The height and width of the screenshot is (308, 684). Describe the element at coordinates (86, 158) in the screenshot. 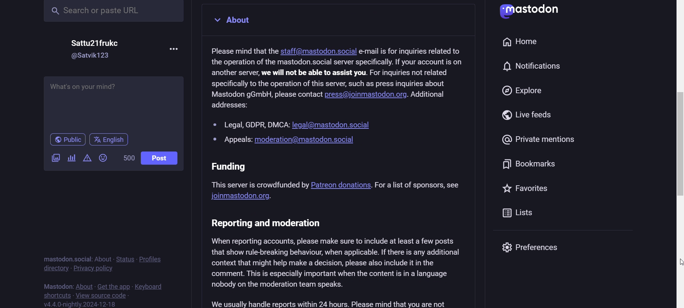

I see `content warning` at that location.